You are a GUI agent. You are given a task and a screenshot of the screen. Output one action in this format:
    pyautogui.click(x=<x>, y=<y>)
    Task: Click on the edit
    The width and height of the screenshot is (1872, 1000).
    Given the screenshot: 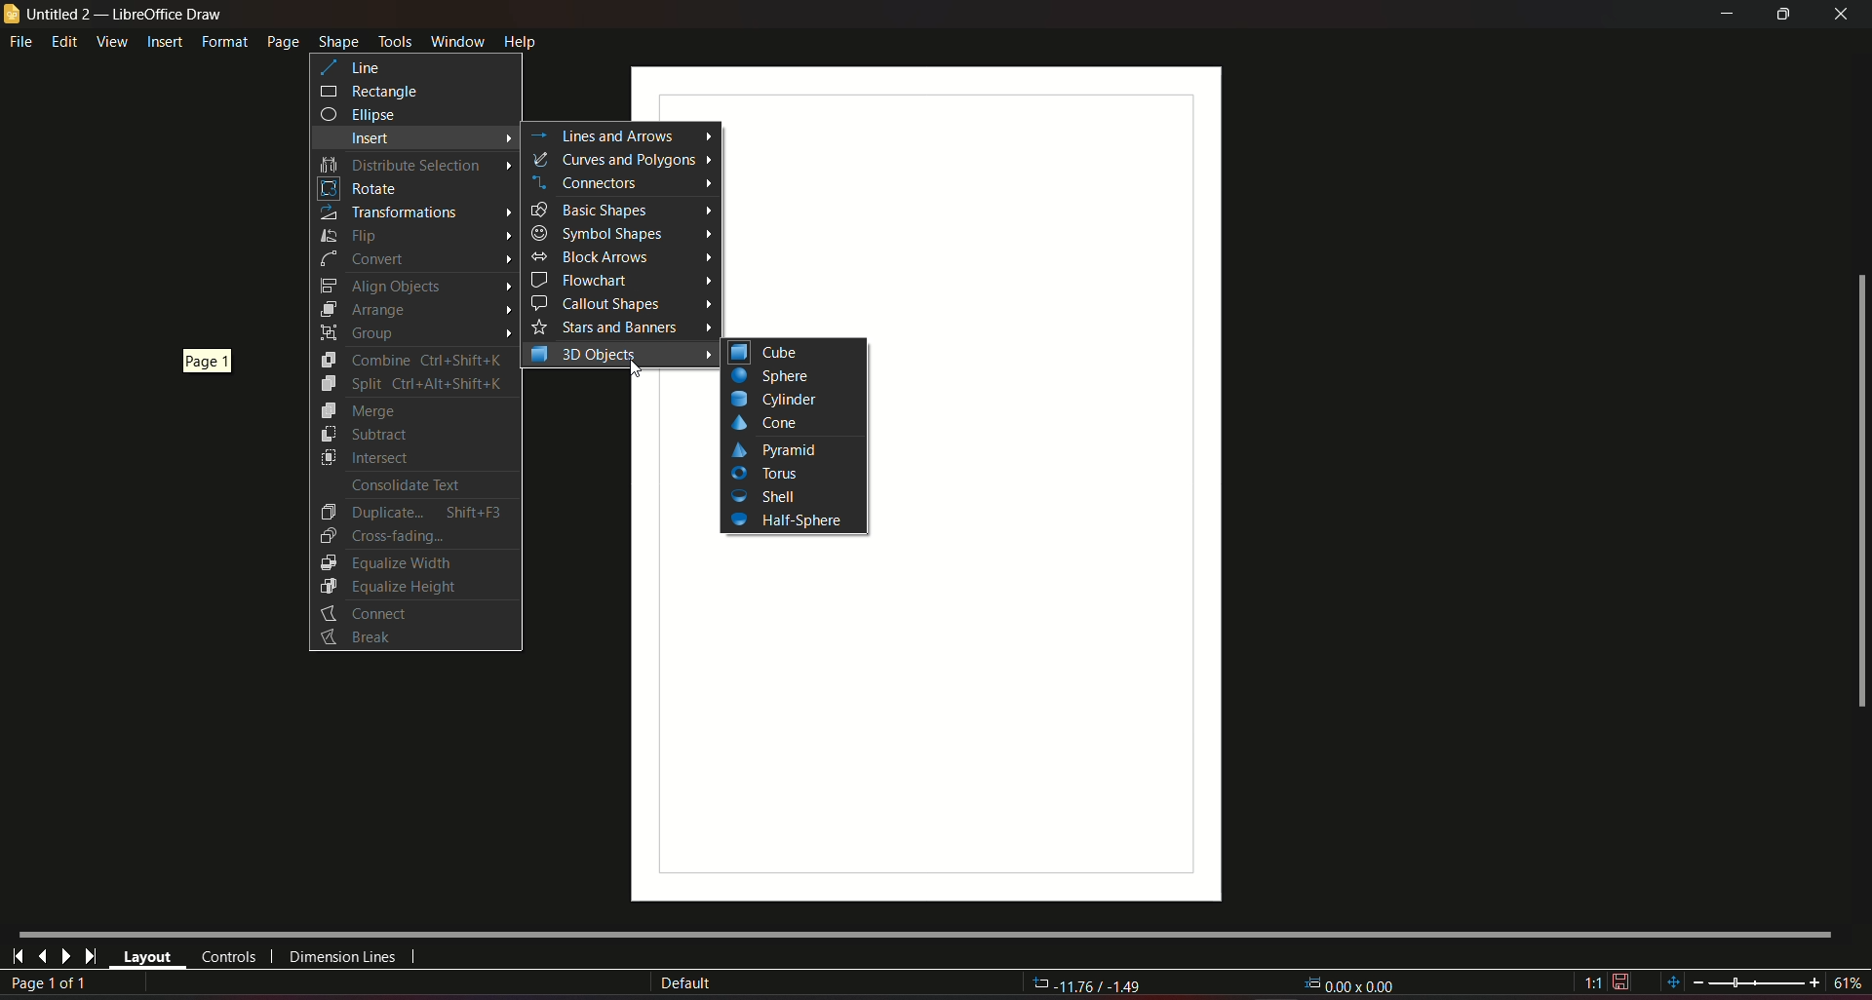 What is the action you would take?
    pyautogui.click(x=65, y=41)
    